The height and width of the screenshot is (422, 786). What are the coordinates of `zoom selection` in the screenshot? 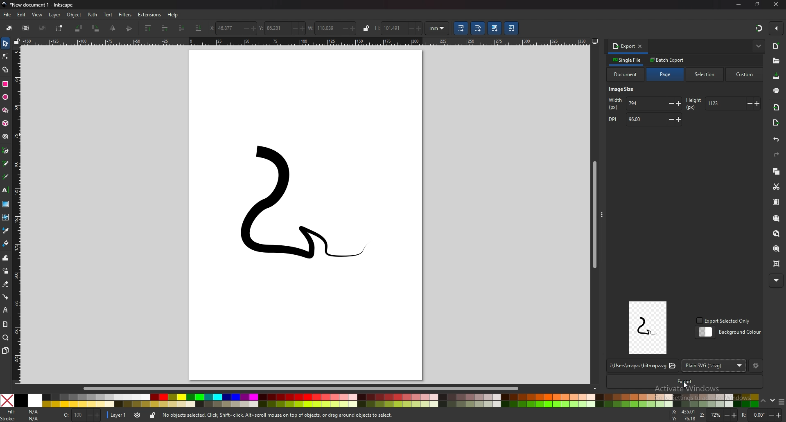 It's located at (777, 218).